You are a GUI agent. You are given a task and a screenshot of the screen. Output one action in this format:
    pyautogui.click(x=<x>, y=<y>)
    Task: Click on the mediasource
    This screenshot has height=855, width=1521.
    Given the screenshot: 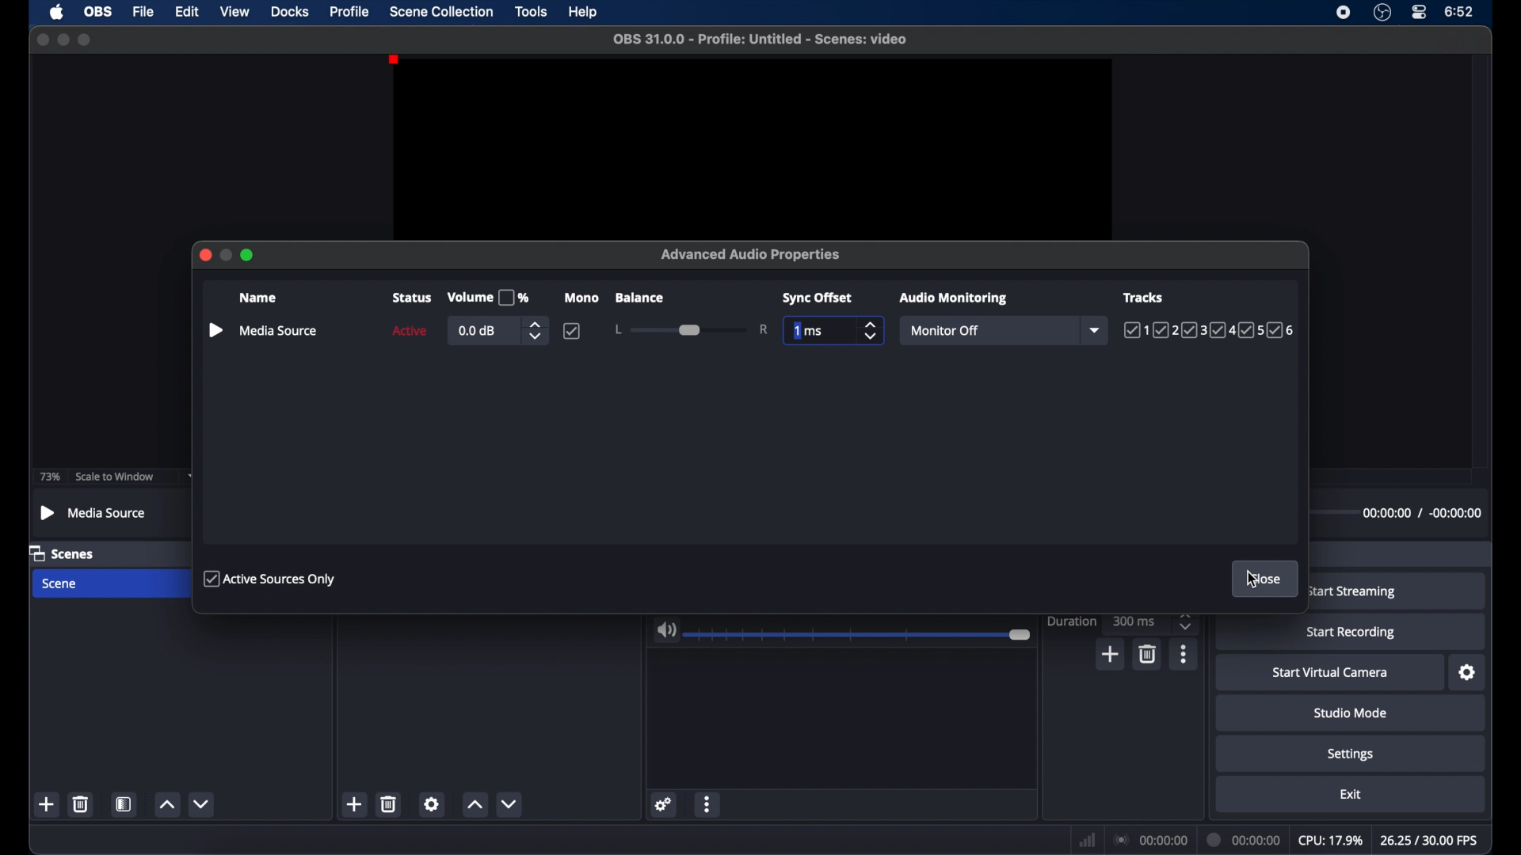 What is the action you would take?
    pyautogui.click(x=276, y=331)
    